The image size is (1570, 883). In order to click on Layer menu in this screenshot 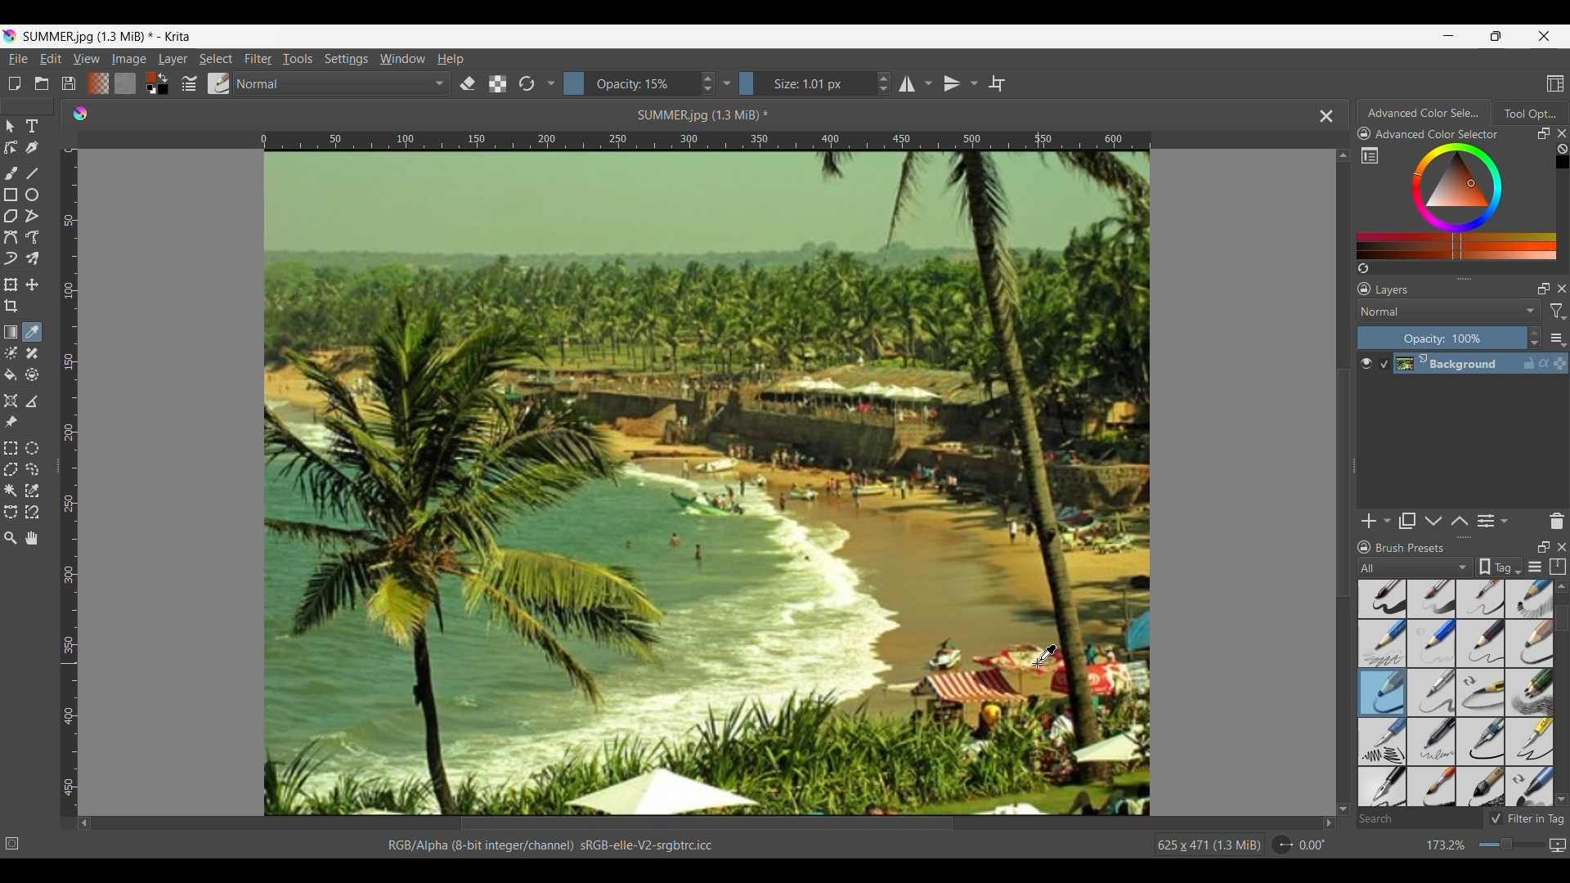, I will do `click(172, 59)`.